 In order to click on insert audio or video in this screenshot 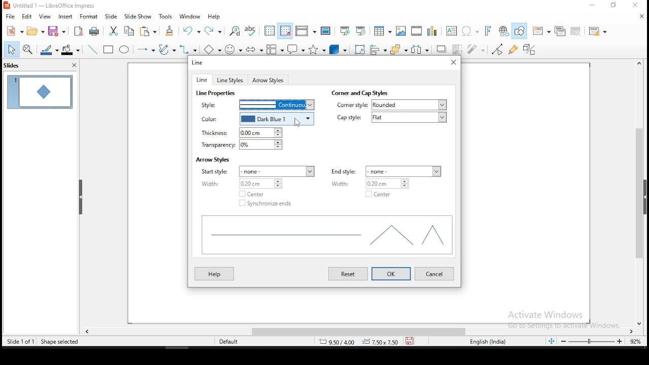, I will do `click(418, 30)`.